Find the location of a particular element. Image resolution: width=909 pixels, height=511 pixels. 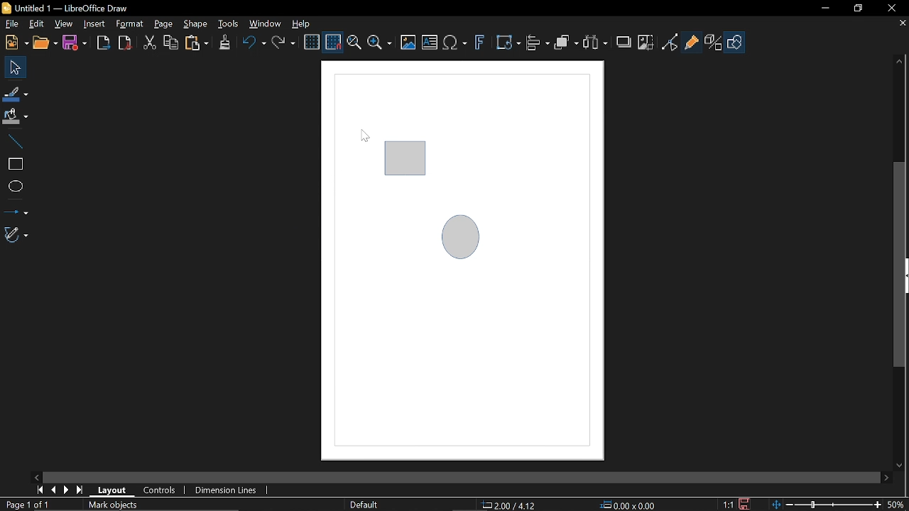

Current diagram is located at coordinates (424, 204).